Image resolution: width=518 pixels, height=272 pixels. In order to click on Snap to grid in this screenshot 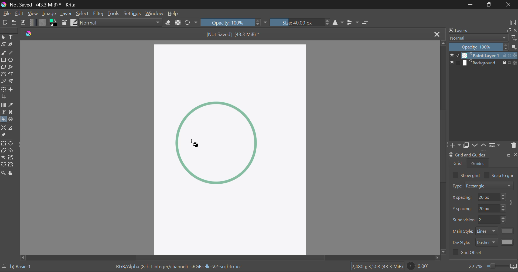, I will do `click(500, 175)`.